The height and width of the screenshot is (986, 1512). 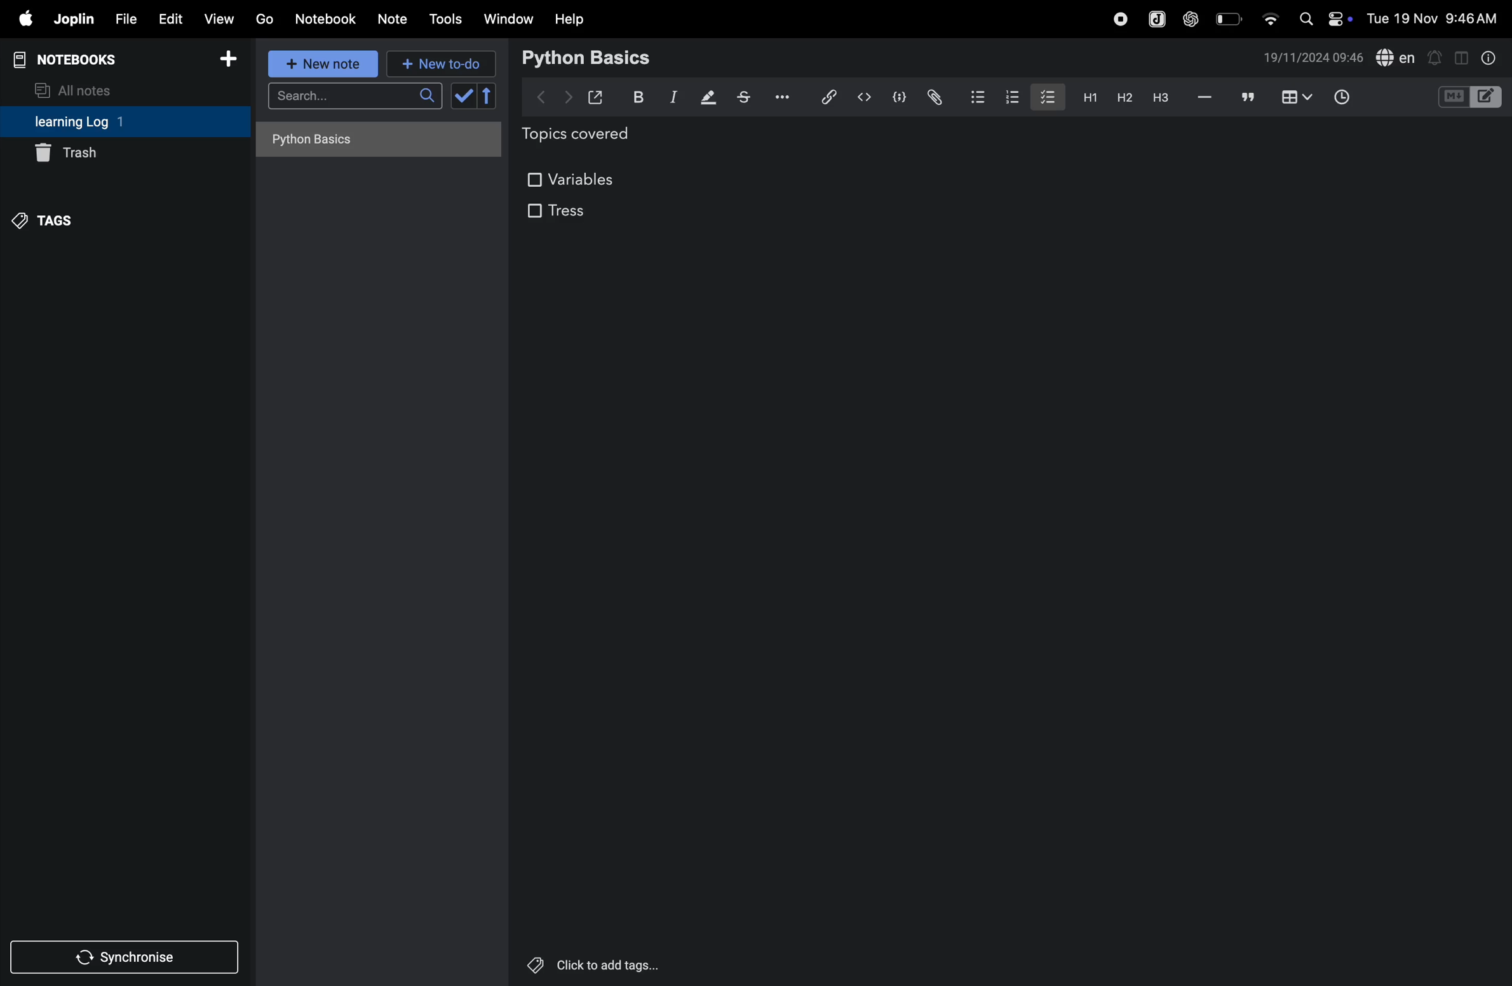 What do you see at coordinates (590, 136) in the screenshot?
I see `topics covered` at bounding box center [590, 136].